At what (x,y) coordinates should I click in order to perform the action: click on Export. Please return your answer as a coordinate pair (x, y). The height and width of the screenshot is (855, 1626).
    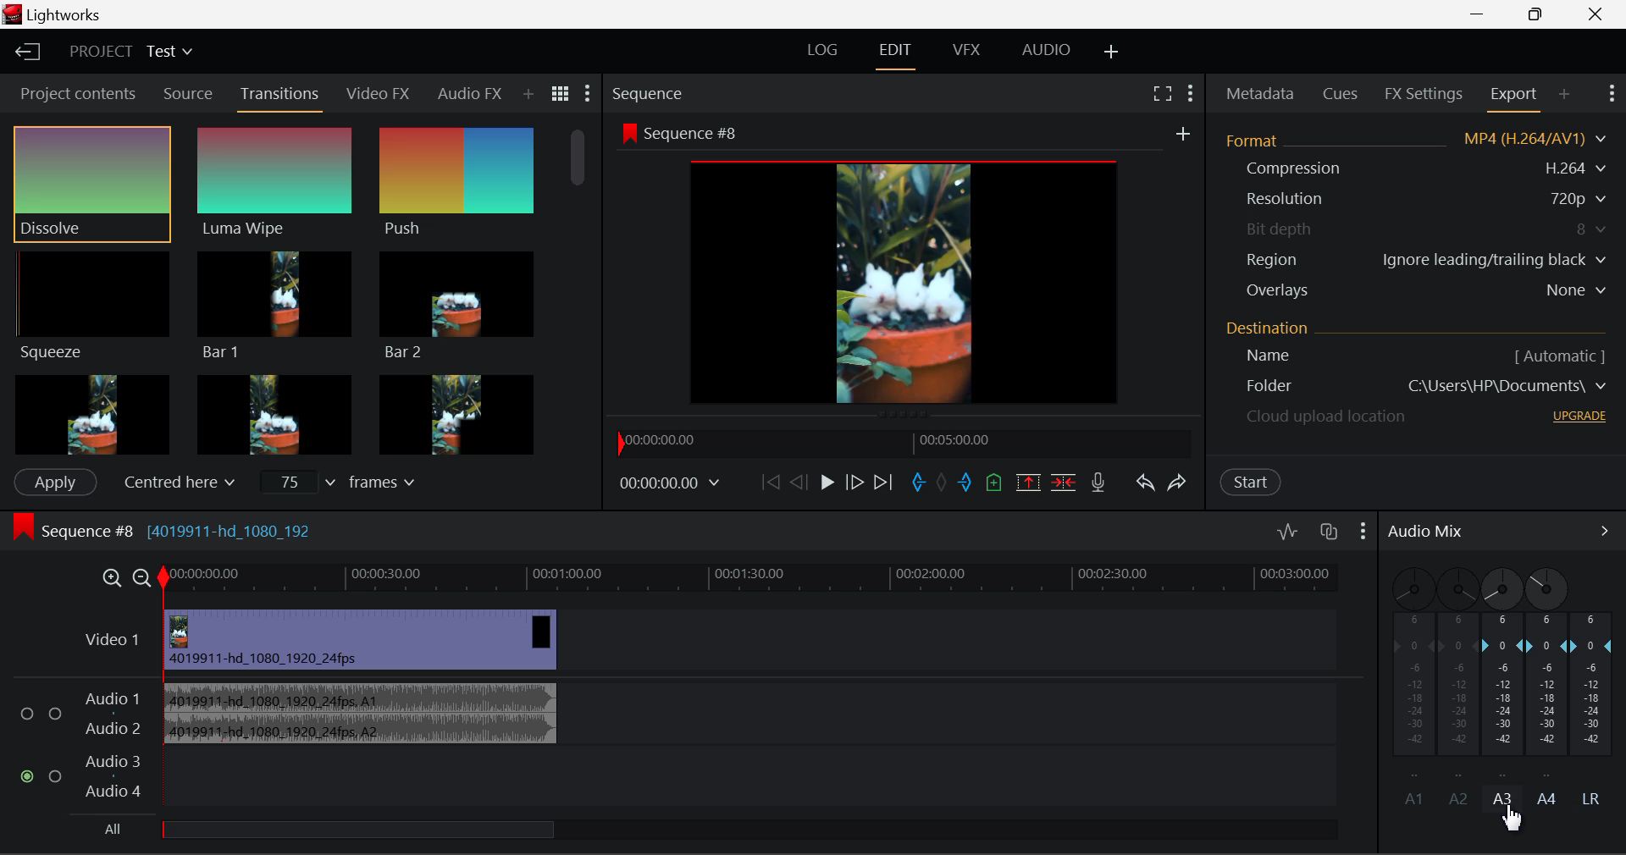
    Looking at the image, I should click on (1511, 97).